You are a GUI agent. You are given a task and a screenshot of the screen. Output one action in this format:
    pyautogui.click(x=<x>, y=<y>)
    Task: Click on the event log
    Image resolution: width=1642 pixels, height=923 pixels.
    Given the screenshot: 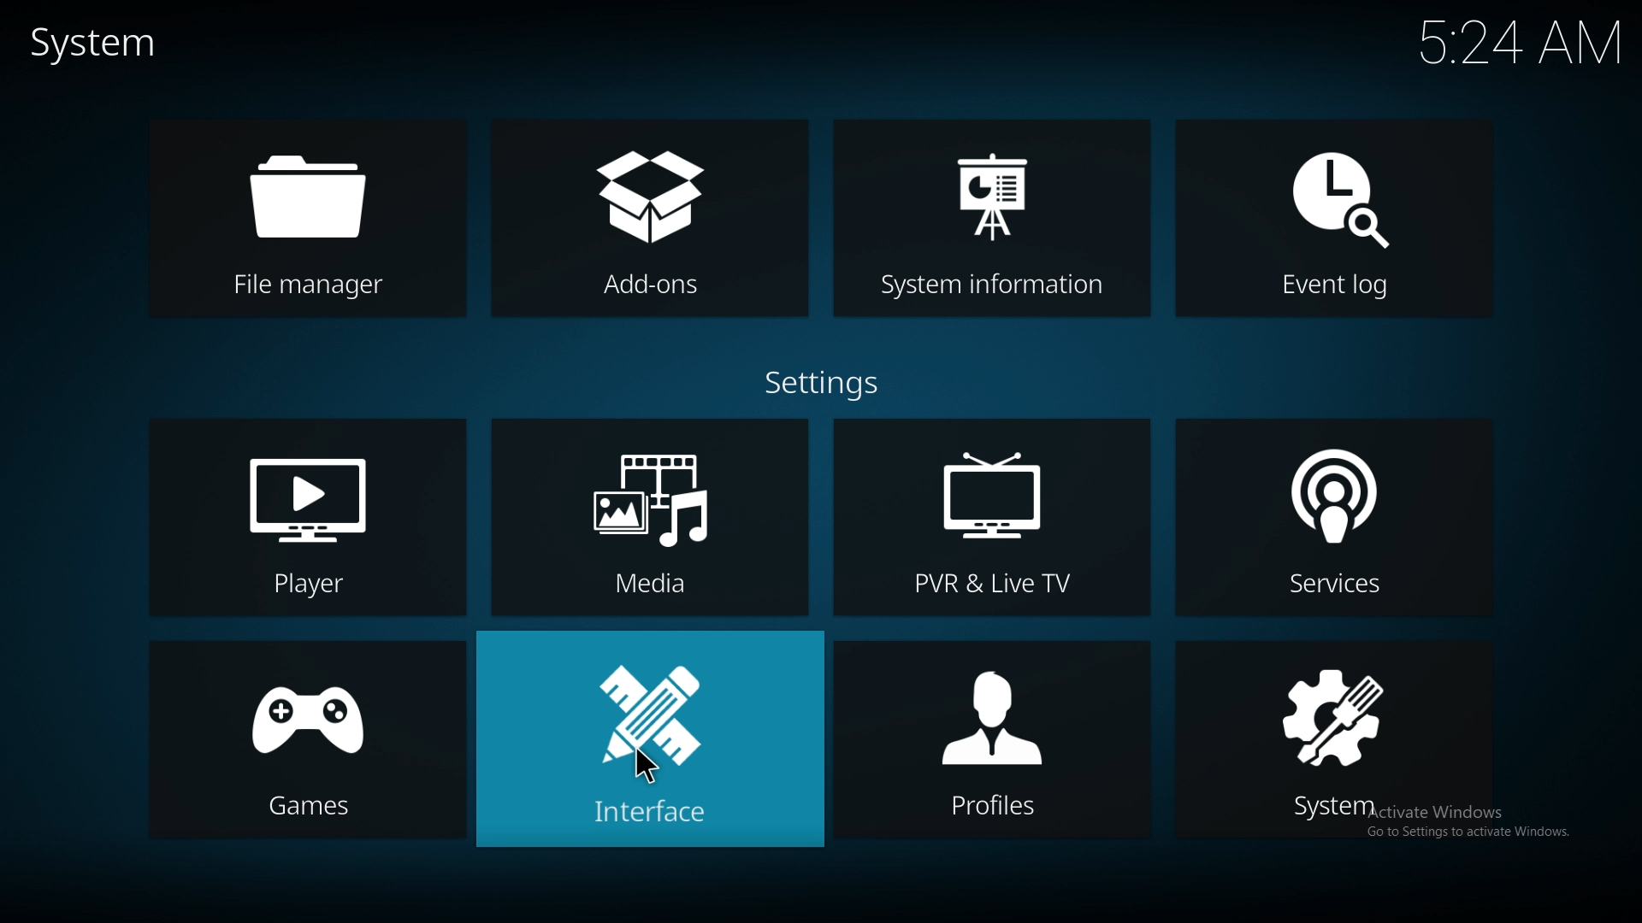 What is the action you would take?
    pyautogui.click(x=1337, y=220)
    